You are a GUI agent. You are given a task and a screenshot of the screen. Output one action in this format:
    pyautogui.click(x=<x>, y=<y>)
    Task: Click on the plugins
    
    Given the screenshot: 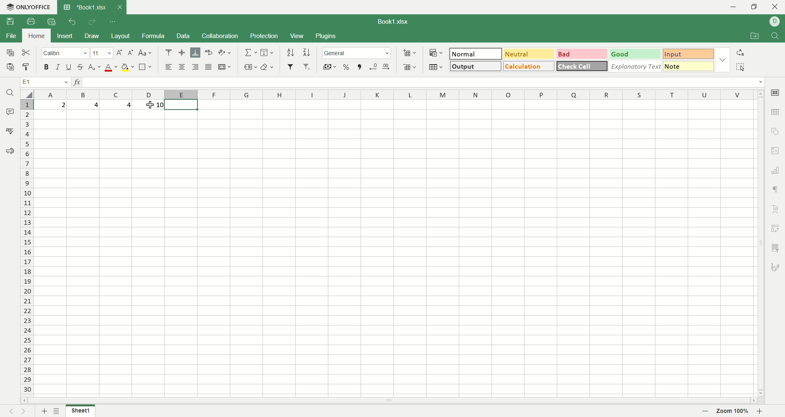 What is the action you would take?
    pyautogui.click(x=325, y=36)
    